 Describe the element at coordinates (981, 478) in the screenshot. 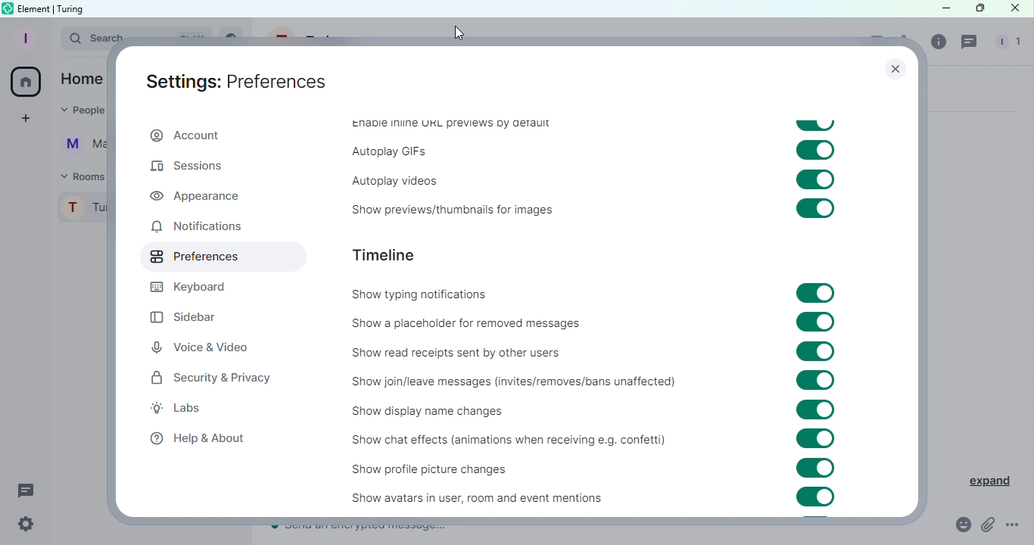

I see `Expand` at that location.